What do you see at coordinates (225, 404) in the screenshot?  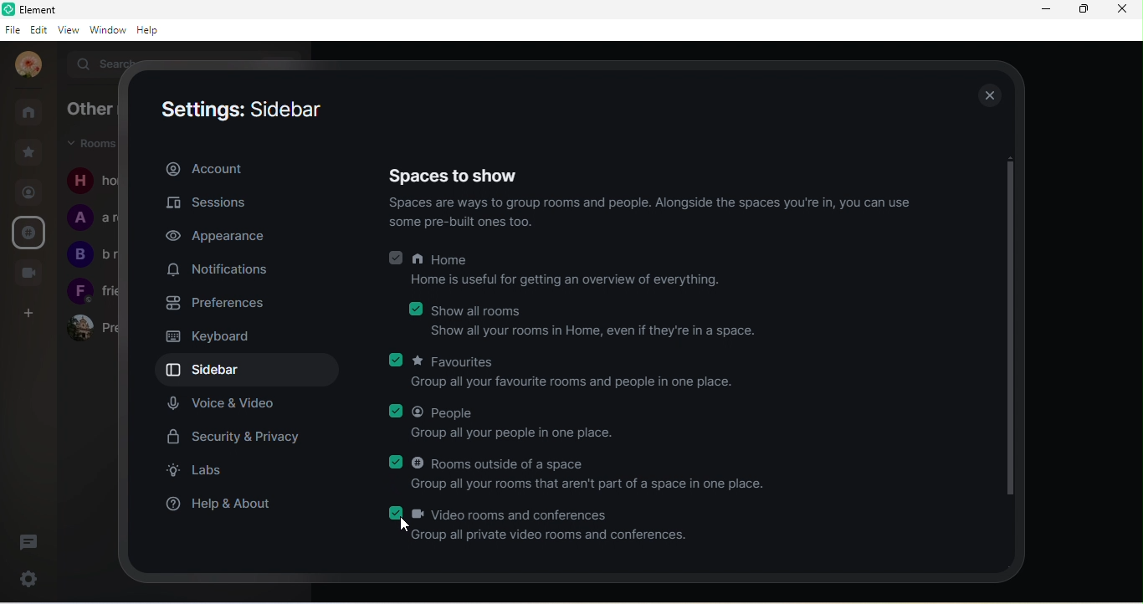 I see `voice and video` at bounding box center [225, 404].